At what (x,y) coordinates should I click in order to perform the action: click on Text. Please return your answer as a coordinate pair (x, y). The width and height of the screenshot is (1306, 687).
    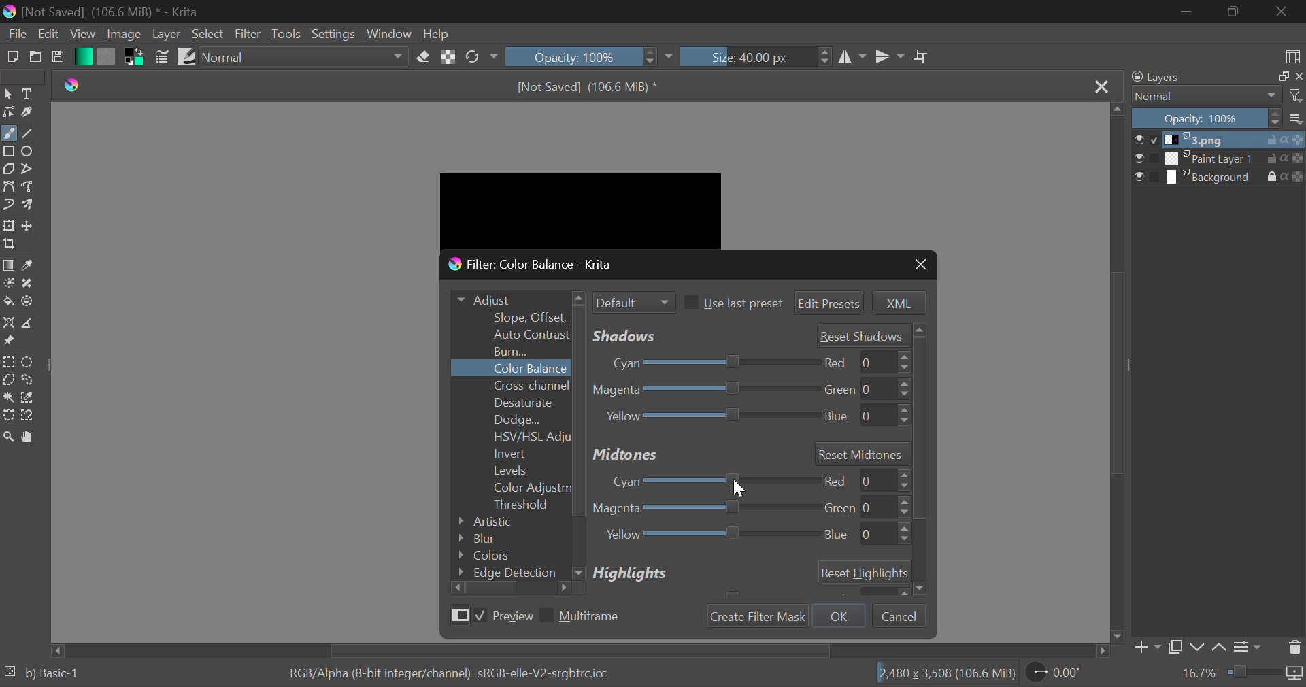
    Looking at the image, I should click on (29, 93).